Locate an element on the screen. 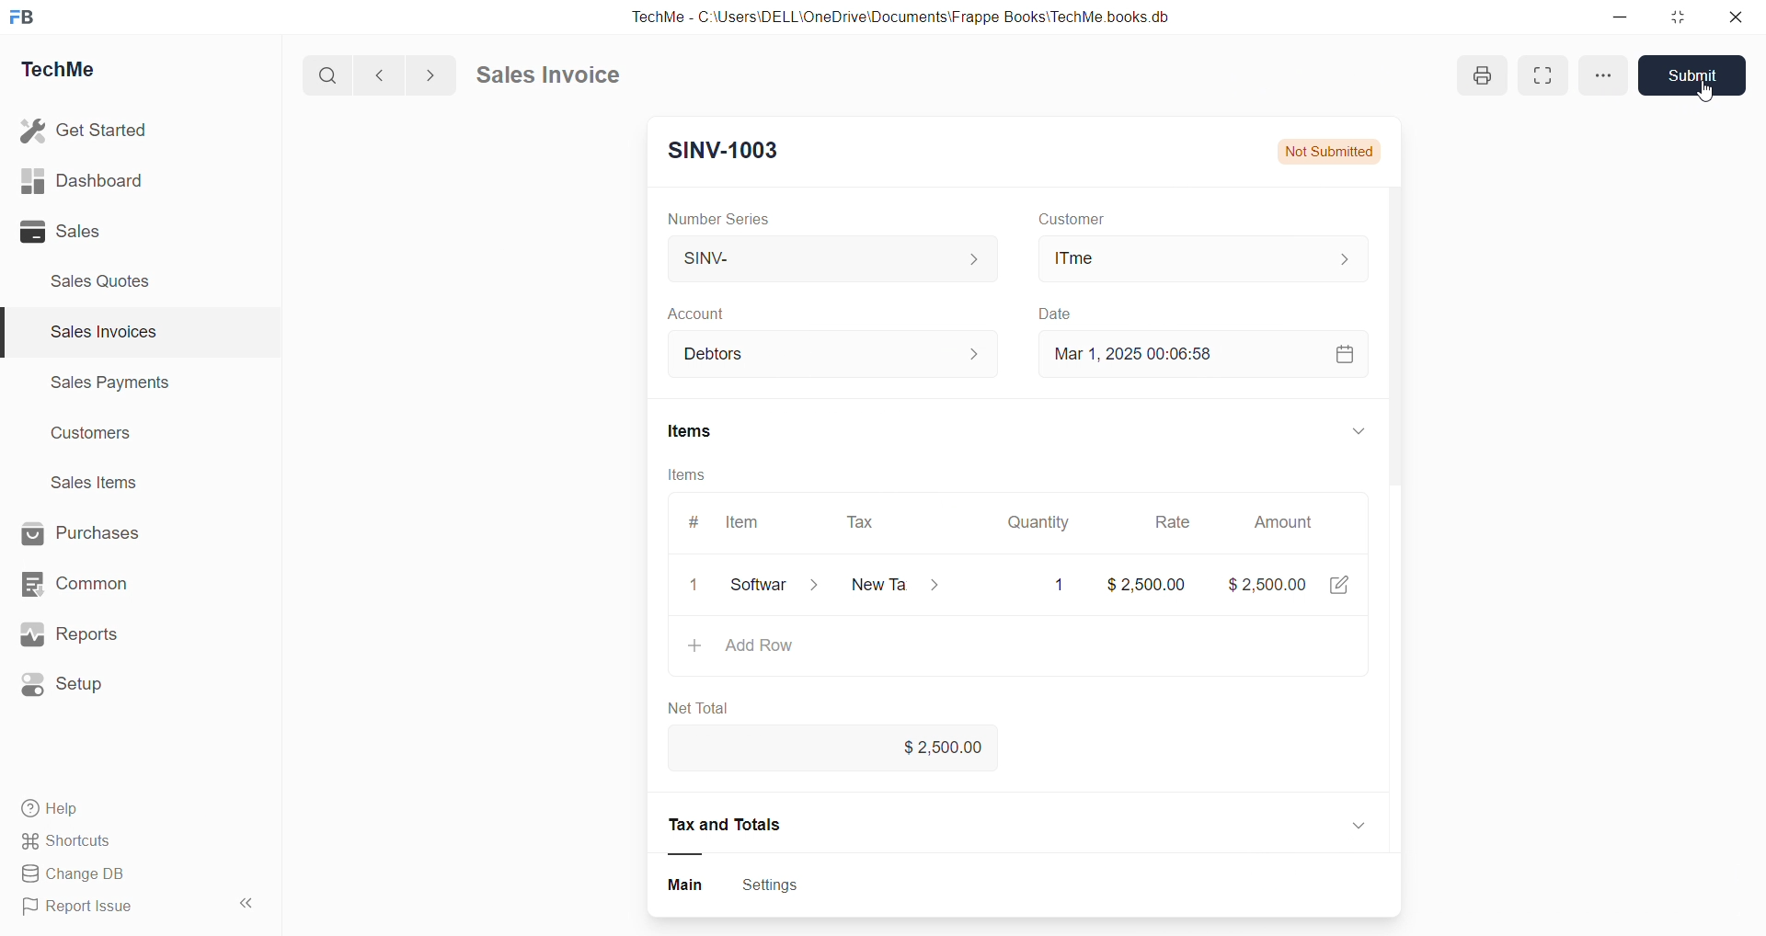  Rate is located at coordinates (1175, 521).